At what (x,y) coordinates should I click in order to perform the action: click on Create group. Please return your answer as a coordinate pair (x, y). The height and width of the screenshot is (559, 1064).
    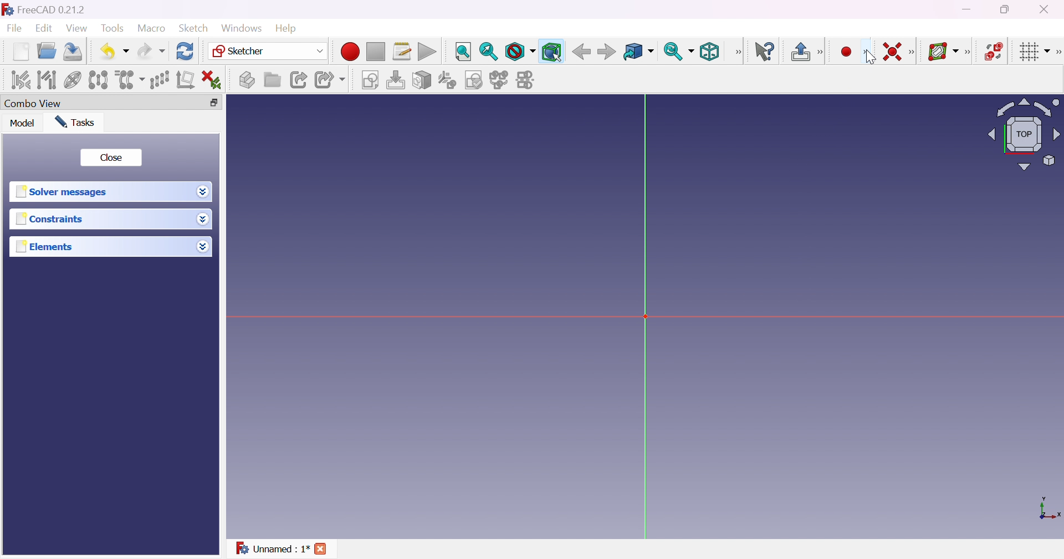
    Looking at the image, I should click on (272, 80).